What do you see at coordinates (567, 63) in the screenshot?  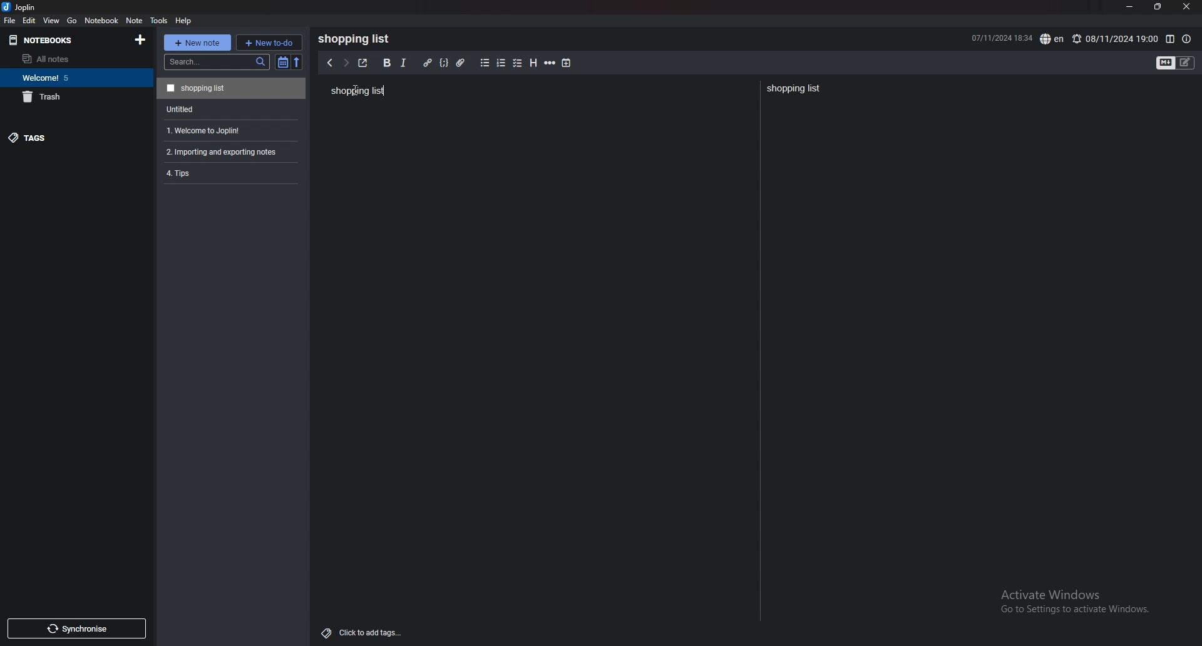 I see `add time` at bounding box center [567, 63].